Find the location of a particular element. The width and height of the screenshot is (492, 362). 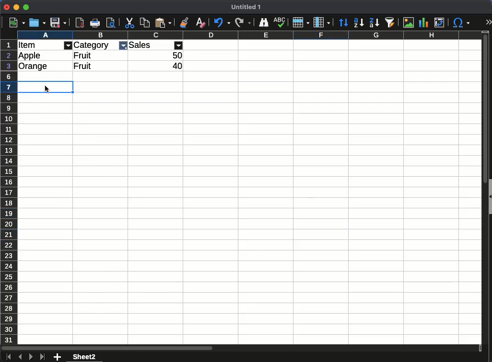

Untitled 1 - name is located at coordinates (246, 7).